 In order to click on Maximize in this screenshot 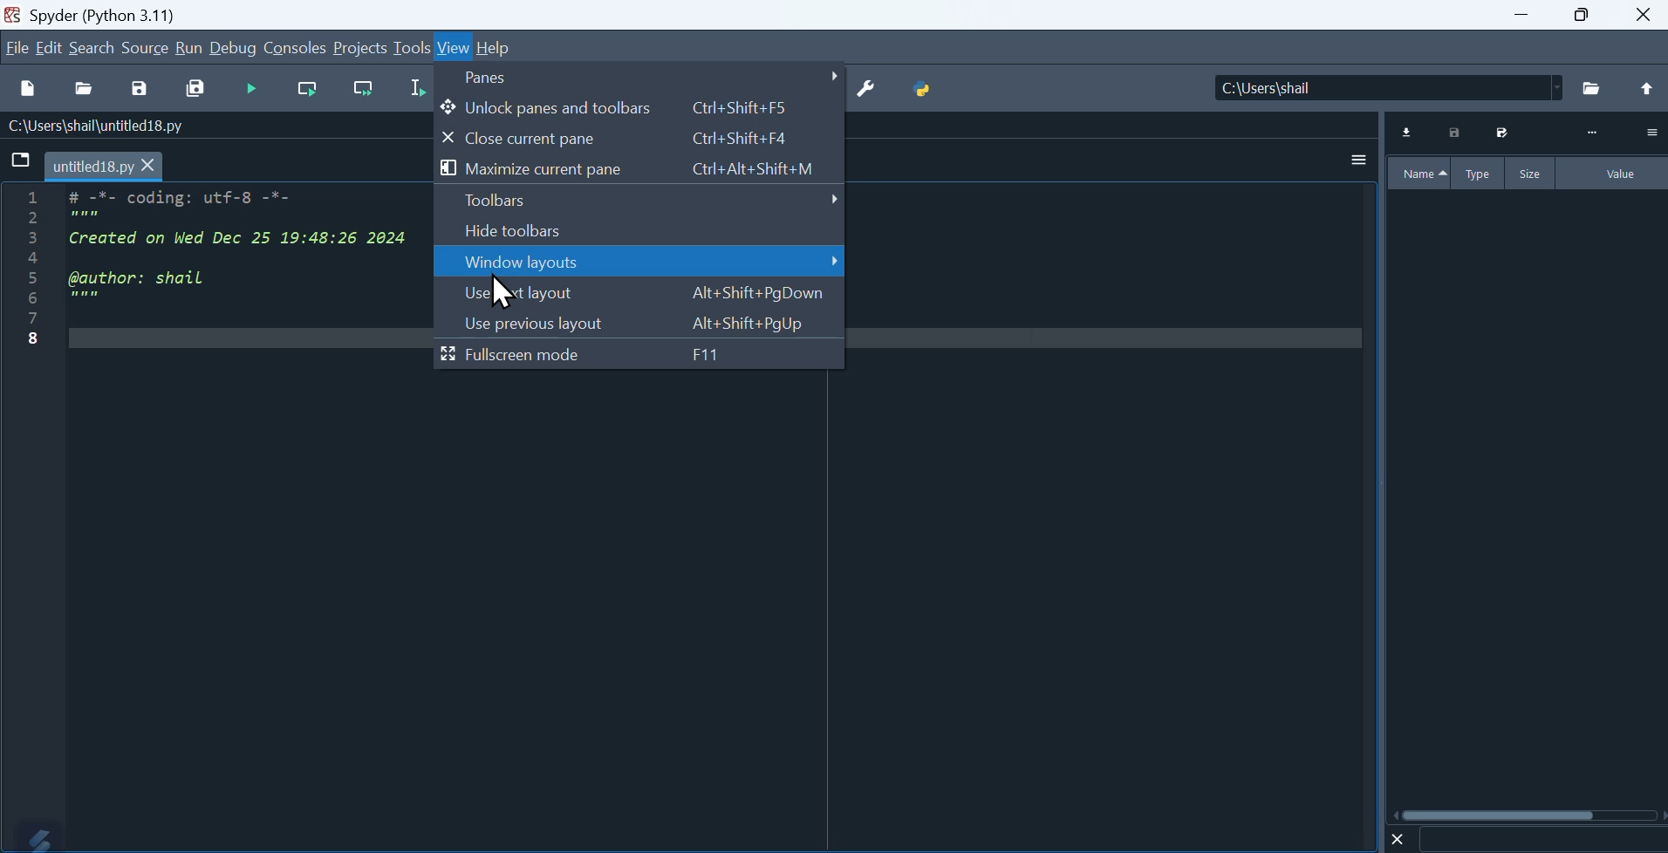, I will do `click(1582, 15)`.